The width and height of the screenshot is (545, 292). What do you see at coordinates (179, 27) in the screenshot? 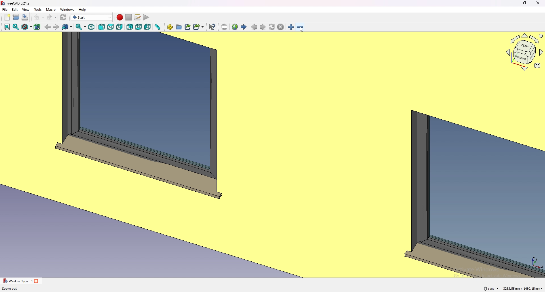
I see `create group` at bounding box center [179, 27].